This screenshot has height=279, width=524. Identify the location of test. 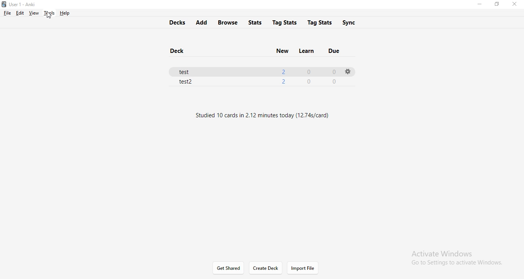
(188, 71).